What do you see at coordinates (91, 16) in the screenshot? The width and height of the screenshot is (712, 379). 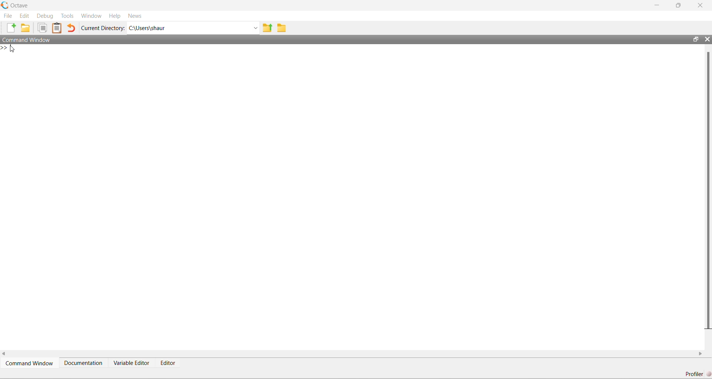 I see `Window` at bounding box center [91, 16].